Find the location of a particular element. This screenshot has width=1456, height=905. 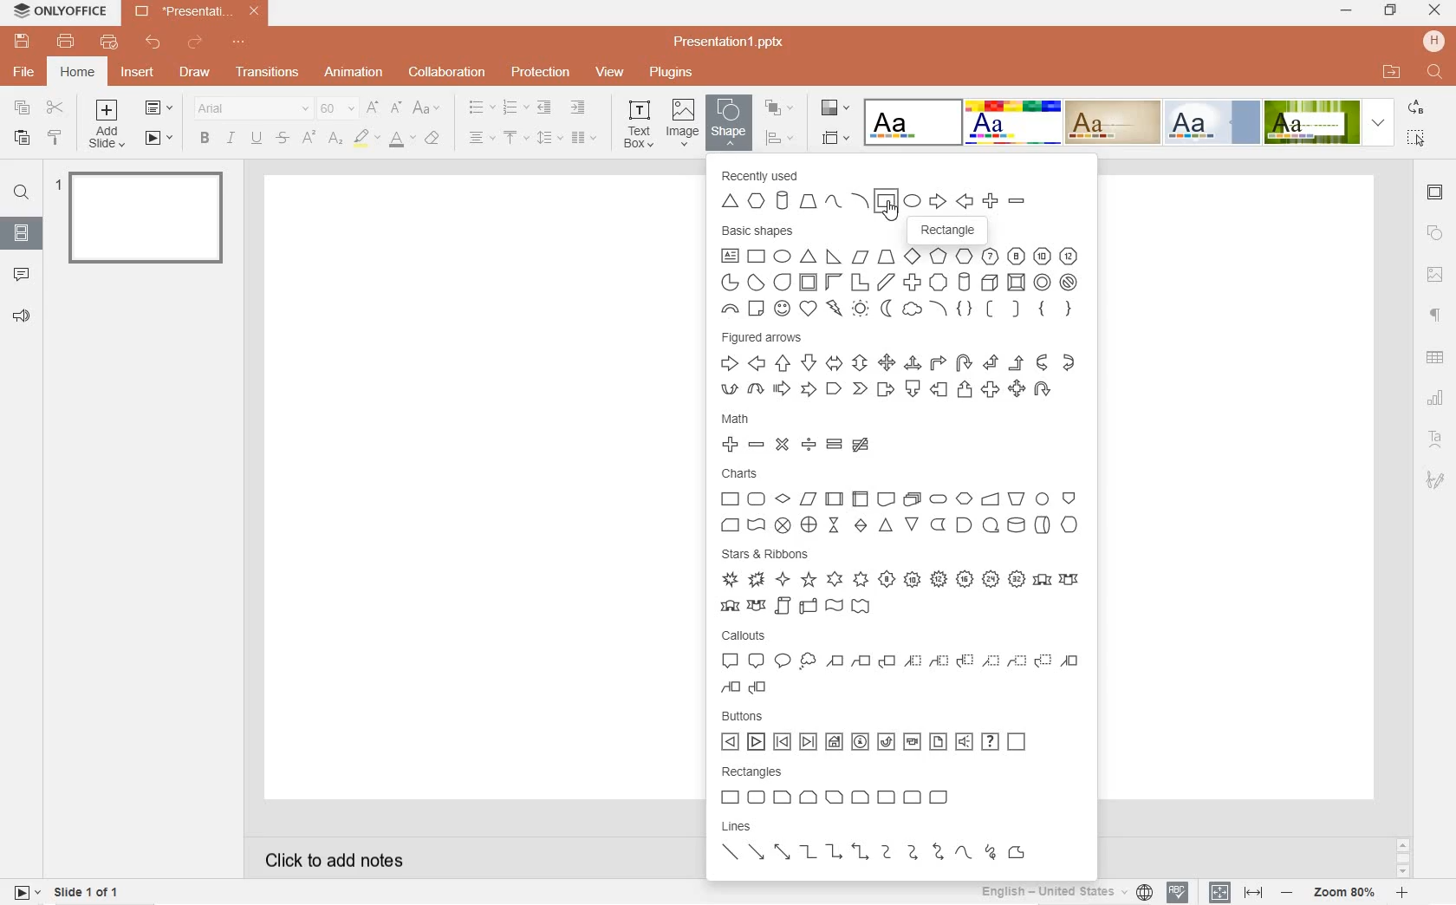

copy style is located at coordinates (56, 140).